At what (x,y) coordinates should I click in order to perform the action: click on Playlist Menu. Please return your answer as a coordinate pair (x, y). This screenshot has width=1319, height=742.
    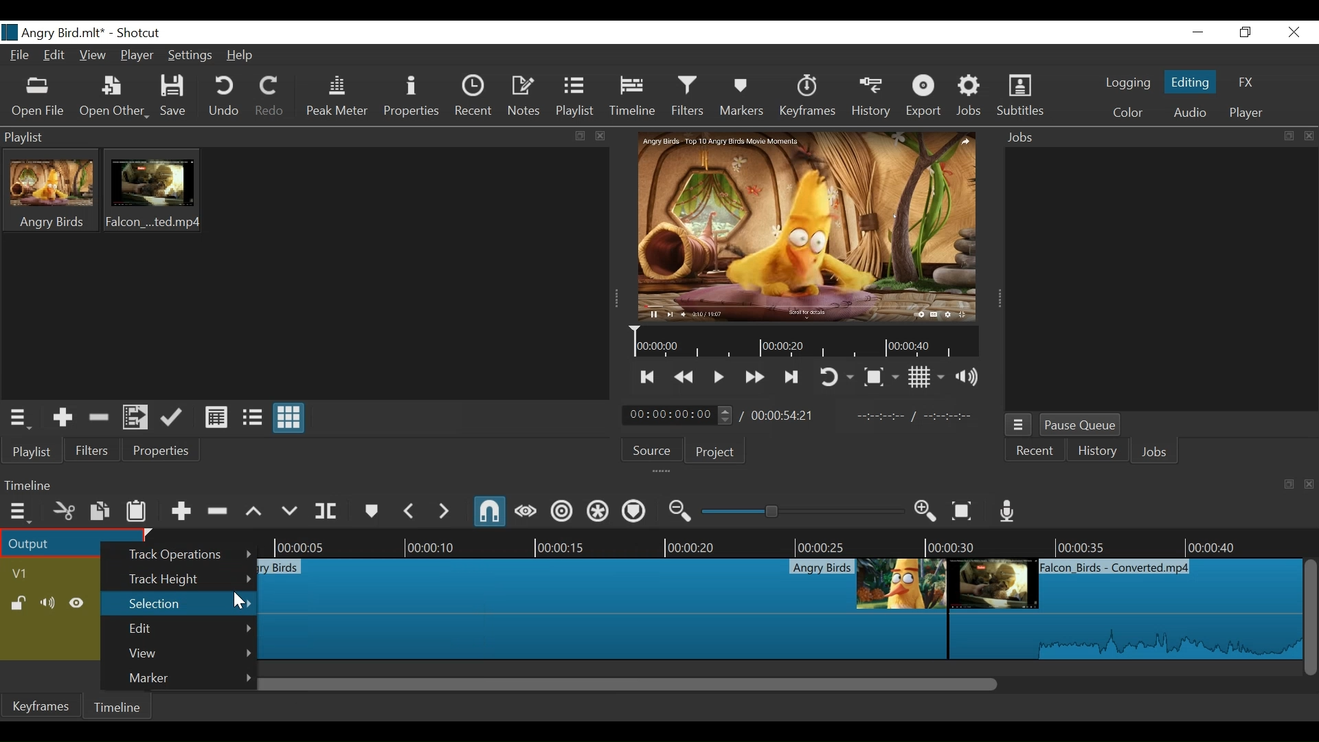
    Looking at the image, I should click on (19, 419).